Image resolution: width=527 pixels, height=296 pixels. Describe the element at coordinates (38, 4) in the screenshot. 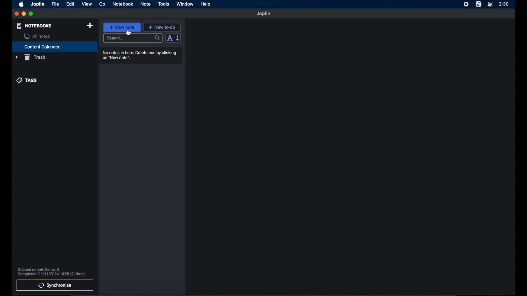

I see `joplin` at that location.